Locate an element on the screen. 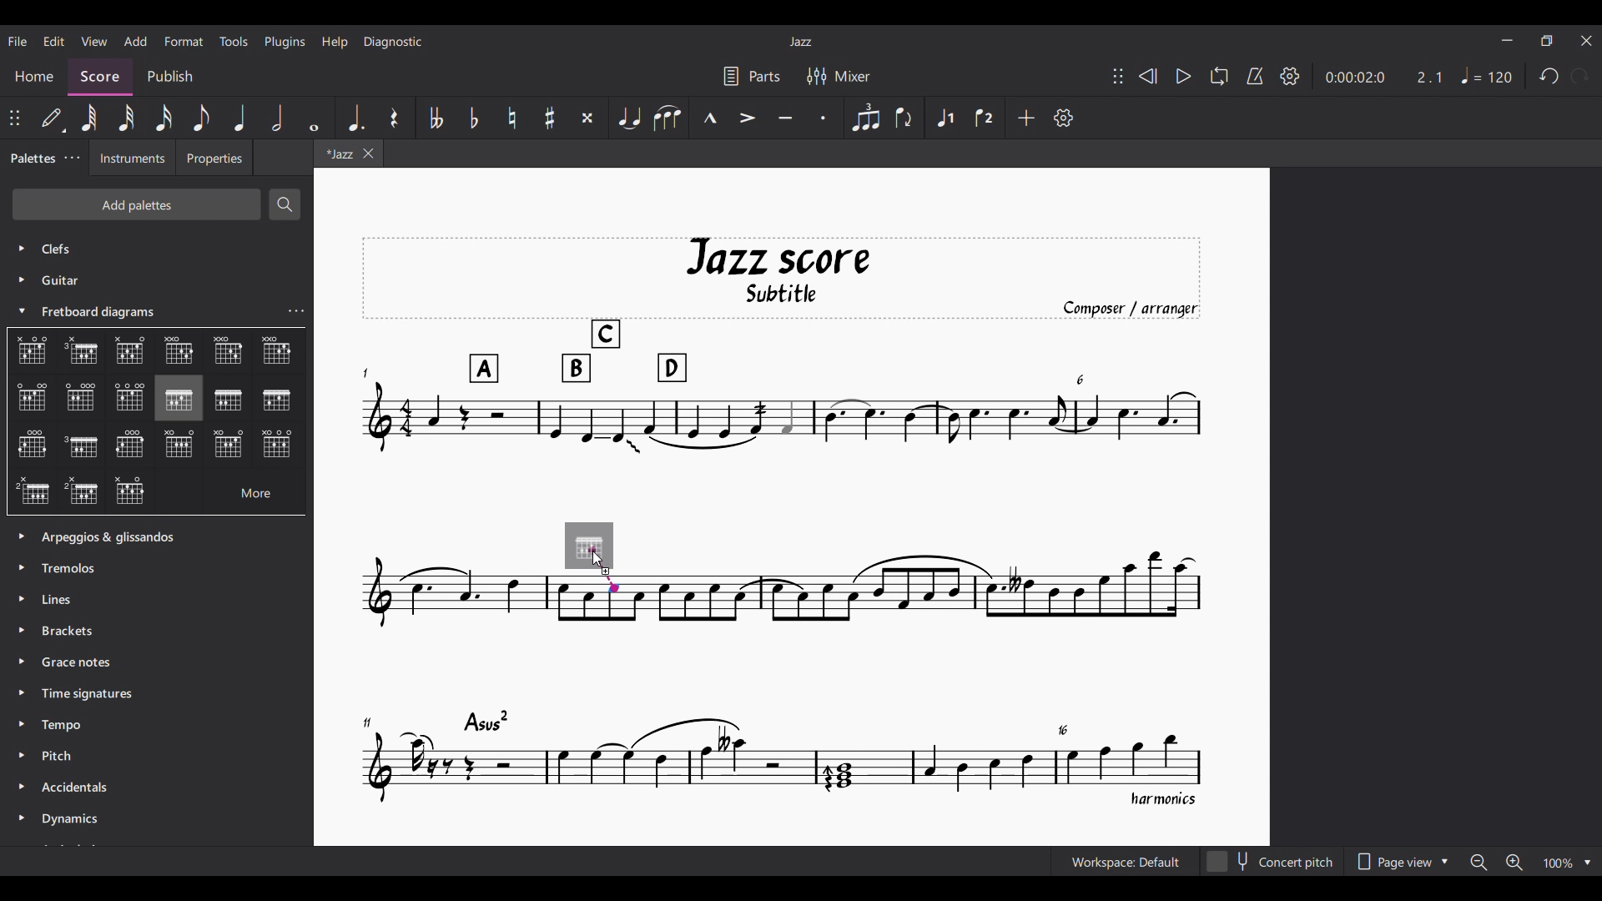 This screenshot has width=1602, height=901. Concert pitch toggle is located at coordinates (1272, 862).